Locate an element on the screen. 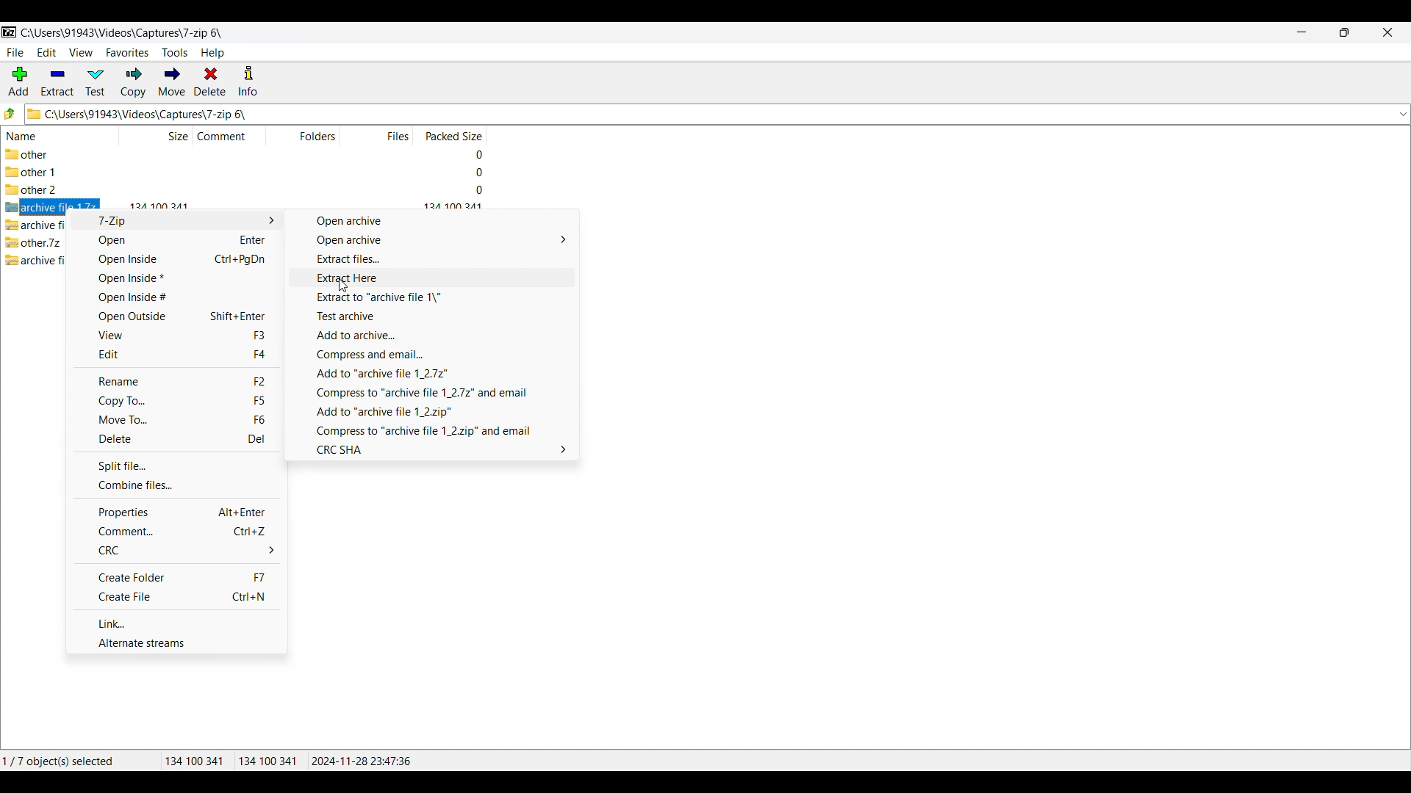  C:\Users\91943\Videos\Captures\7-zip 6\ is located at coordinates (703, 115).